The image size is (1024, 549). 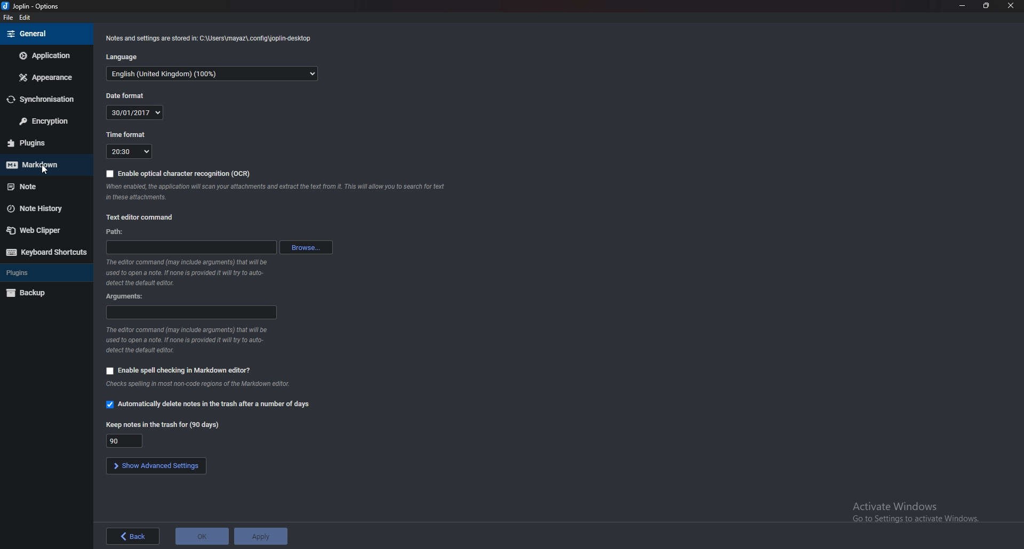 What do you see at coordinates (45, 293) in the screenshot?
I see `backup` at bounding box center [45, 293].